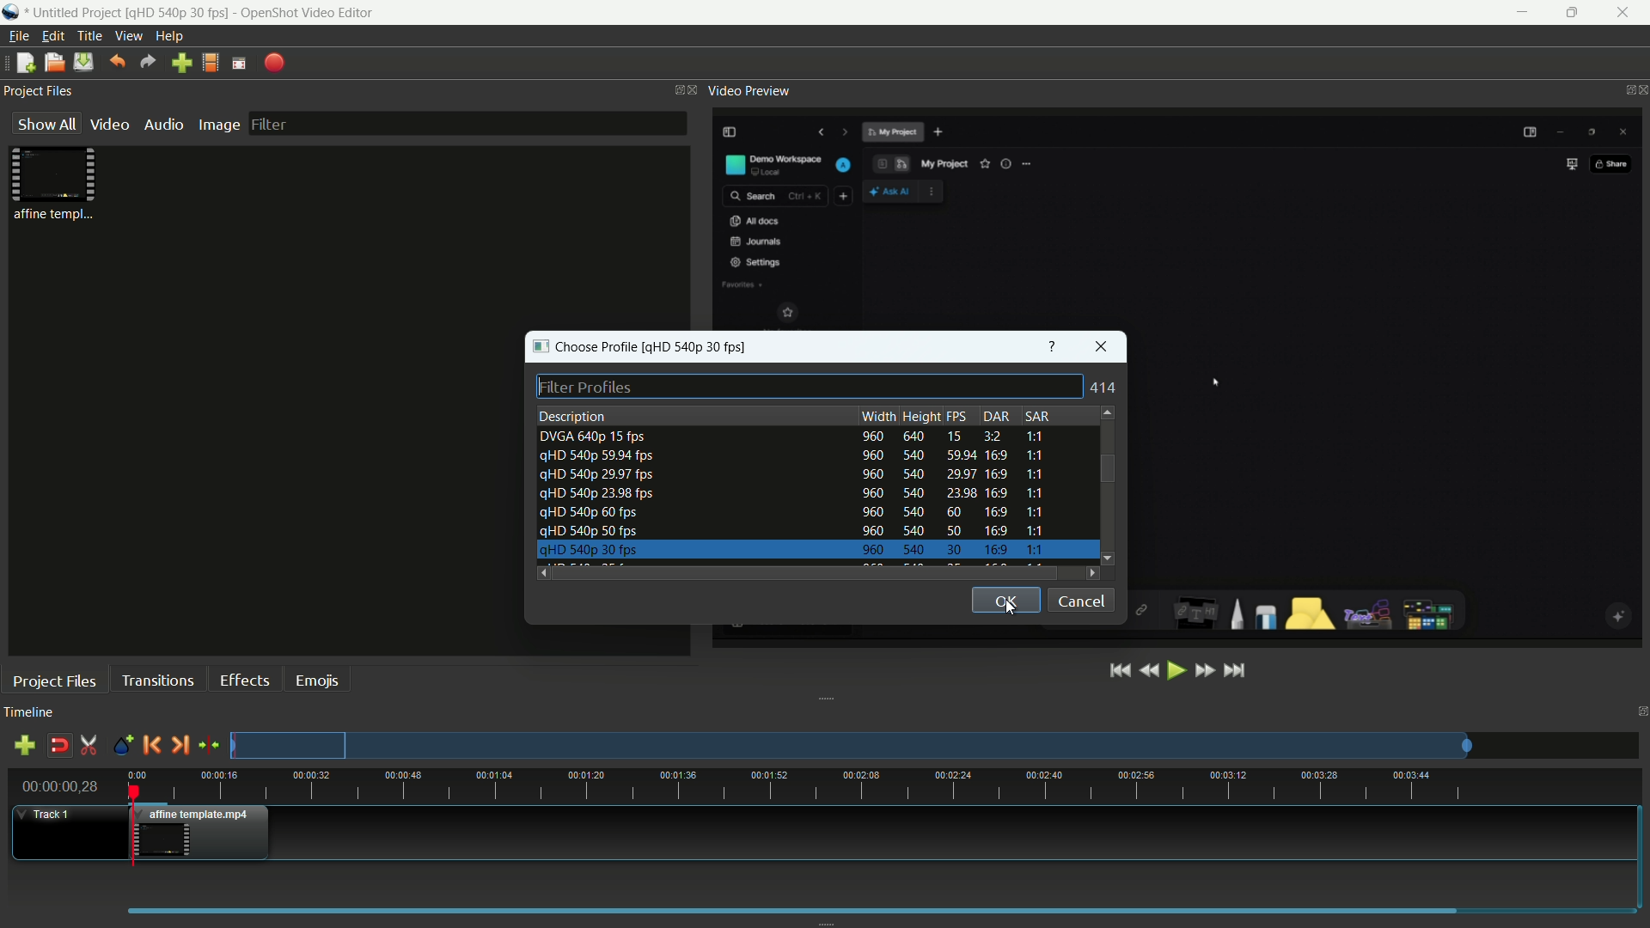 This screenshot has width=1650, height=928. What do you see at coordinates (211, 63) in the screenshot?
I see `profile` at bounding box center [211, 63].